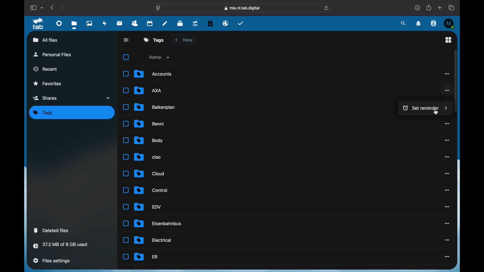  What do you see at coordinates (429, 8) in the screenshot?
I see `share` at bounding box center [429, 8].